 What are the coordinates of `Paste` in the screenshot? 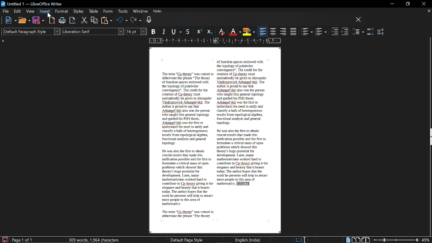 It's located at (107, 20).